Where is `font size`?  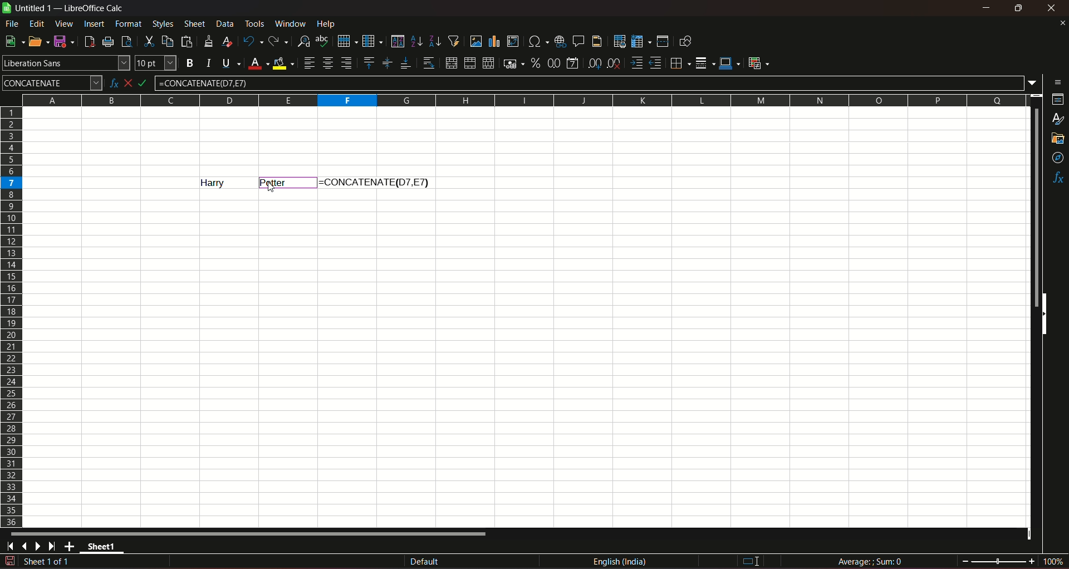 font size is located at coordinates (154, 63).